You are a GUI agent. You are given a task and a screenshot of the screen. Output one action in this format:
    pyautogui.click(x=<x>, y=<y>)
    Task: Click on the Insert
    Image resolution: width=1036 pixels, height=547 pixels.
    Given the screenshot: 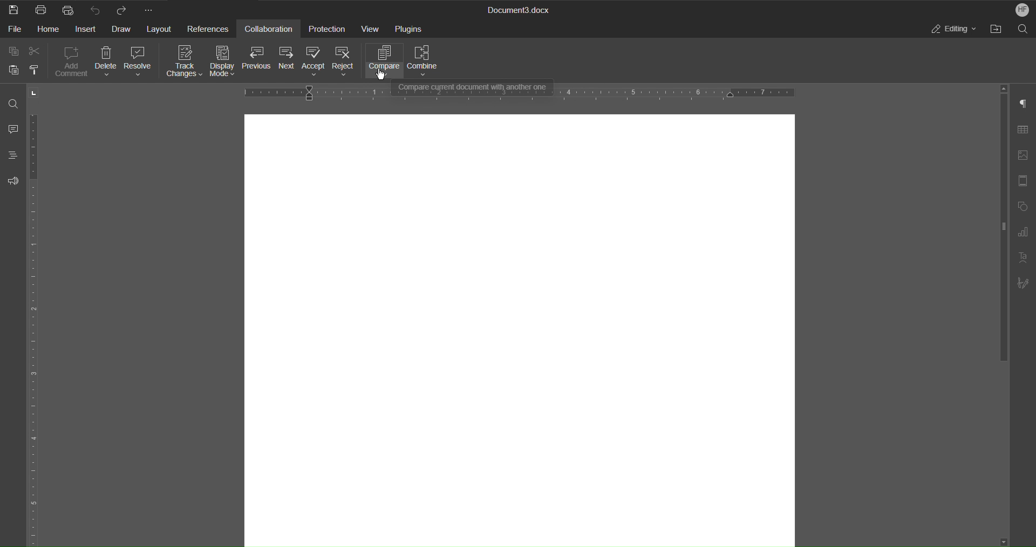 What is the action you would take?
    pyautogui.click(x=87, y=31)
    